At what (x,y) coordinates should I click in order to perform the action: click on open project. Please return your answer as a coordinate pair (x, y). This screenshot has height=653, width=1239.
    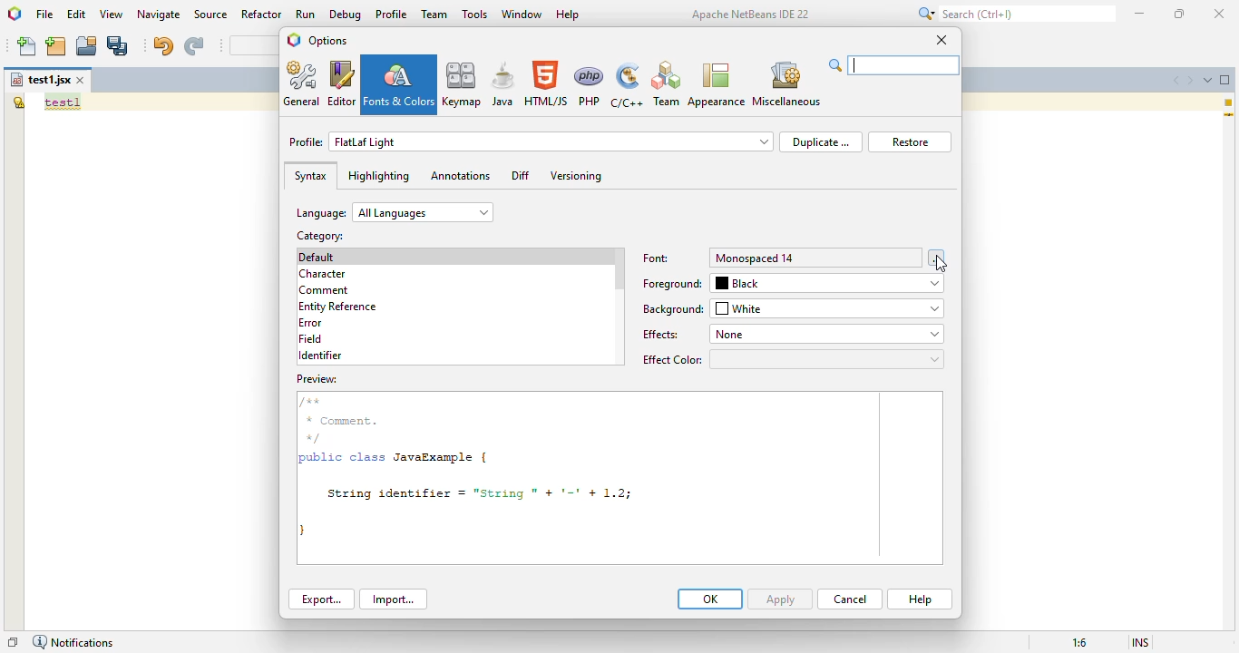
    Looking at the image, I should click on (87, 46).